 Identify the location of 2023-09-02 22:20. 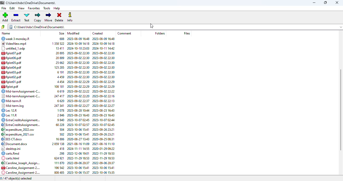
(80, 96).